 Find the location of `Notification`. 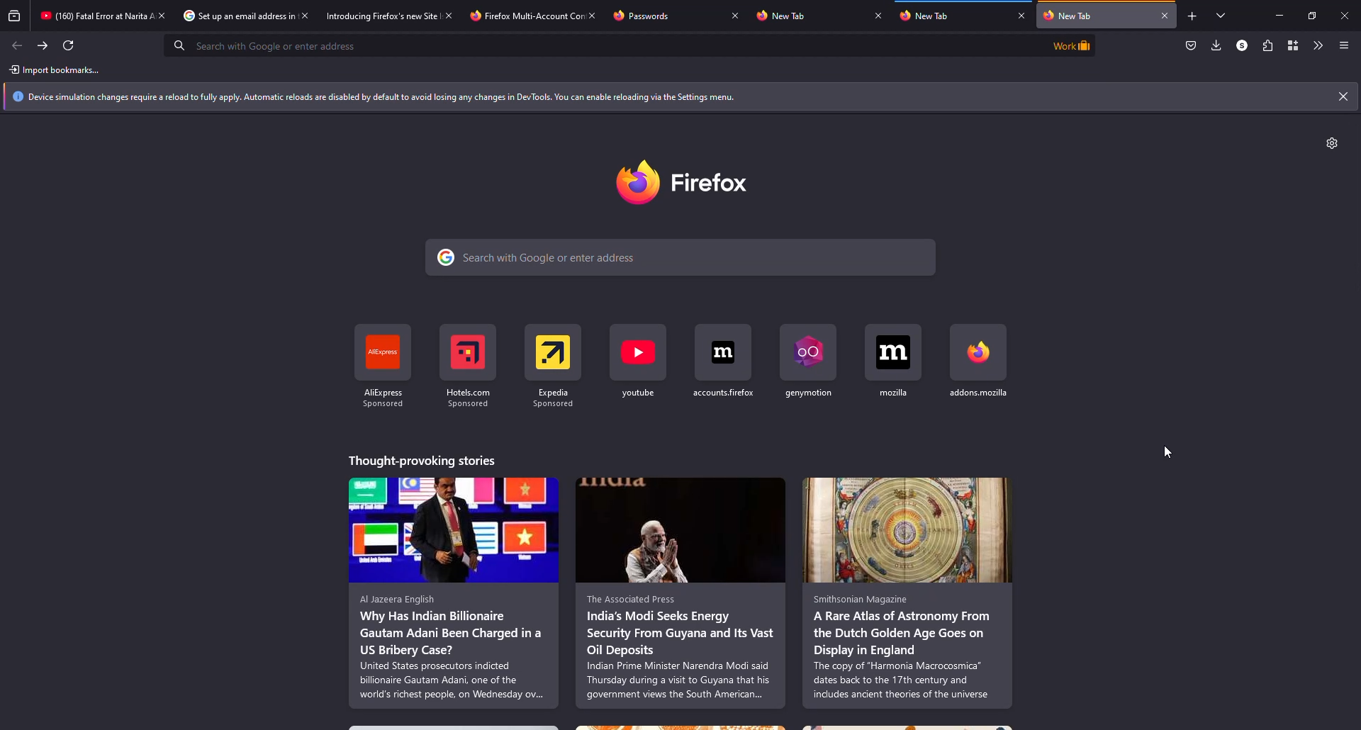

Notification is located at coordinates (666, 97).